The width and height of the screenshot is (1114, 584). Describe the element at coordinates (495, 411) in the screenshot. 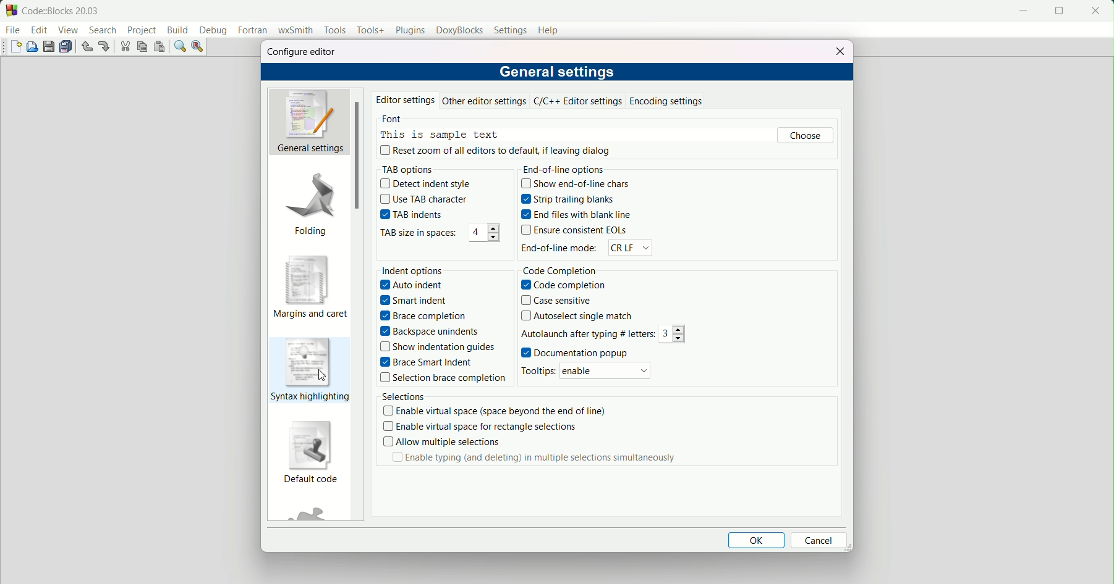

I see `enable virtual space` at that location.